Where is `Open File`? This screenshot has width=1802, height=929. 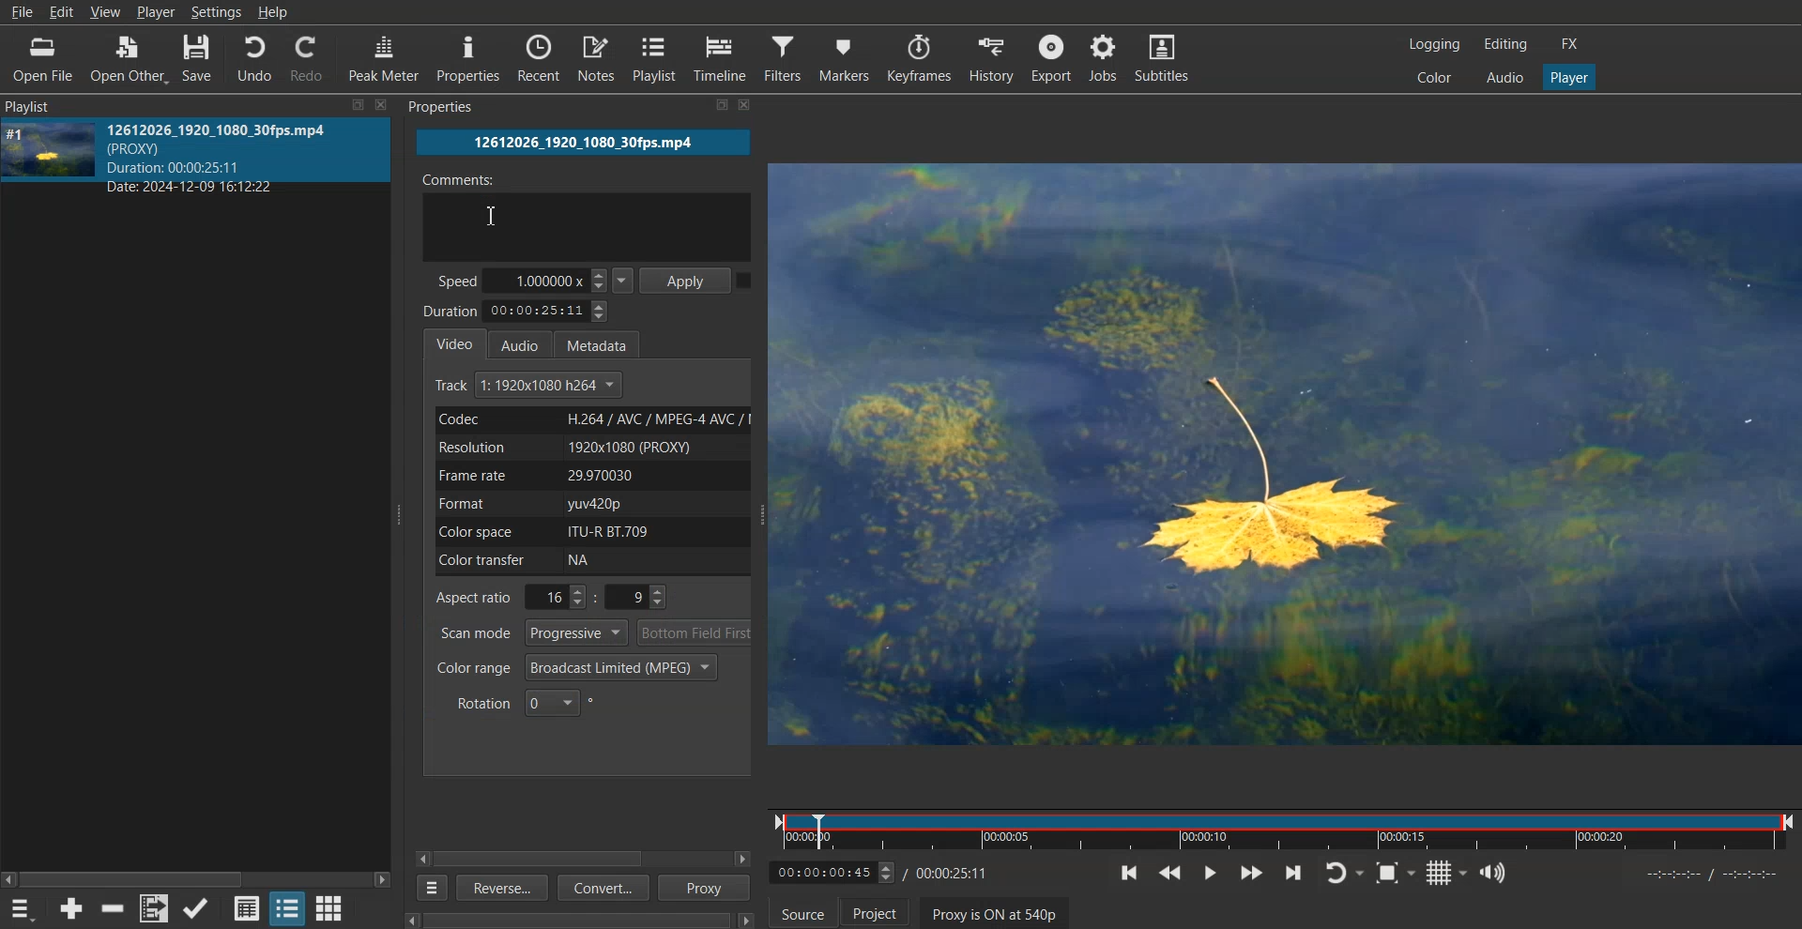 Open File is located at coordinates (42, 58).